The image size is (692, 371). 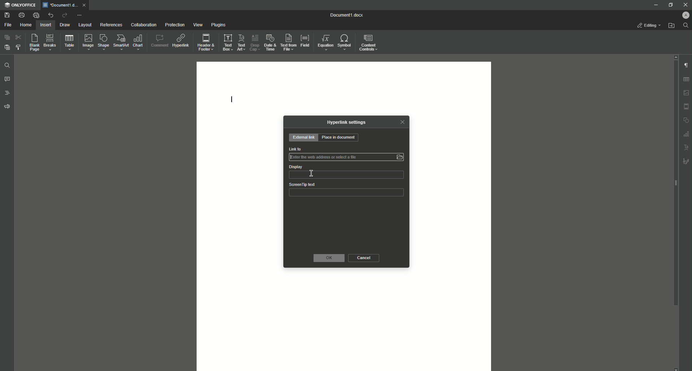 I want to click on scroll bar, so click(x=675, y=183).